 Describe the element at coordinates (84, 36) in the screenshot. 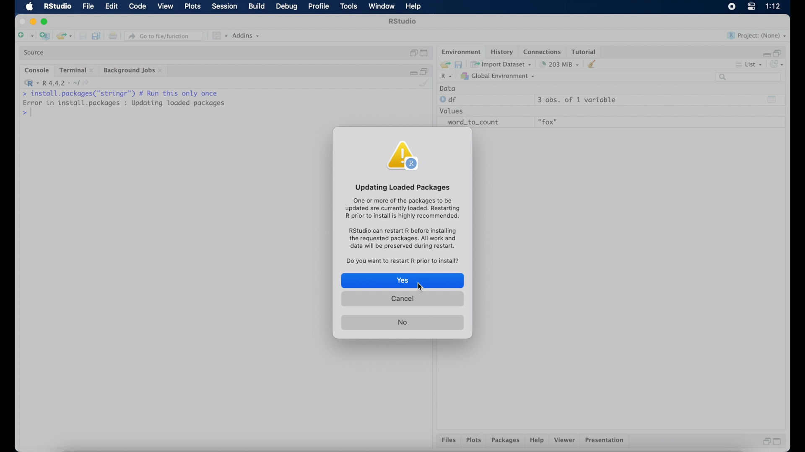

I see `save` at that location.